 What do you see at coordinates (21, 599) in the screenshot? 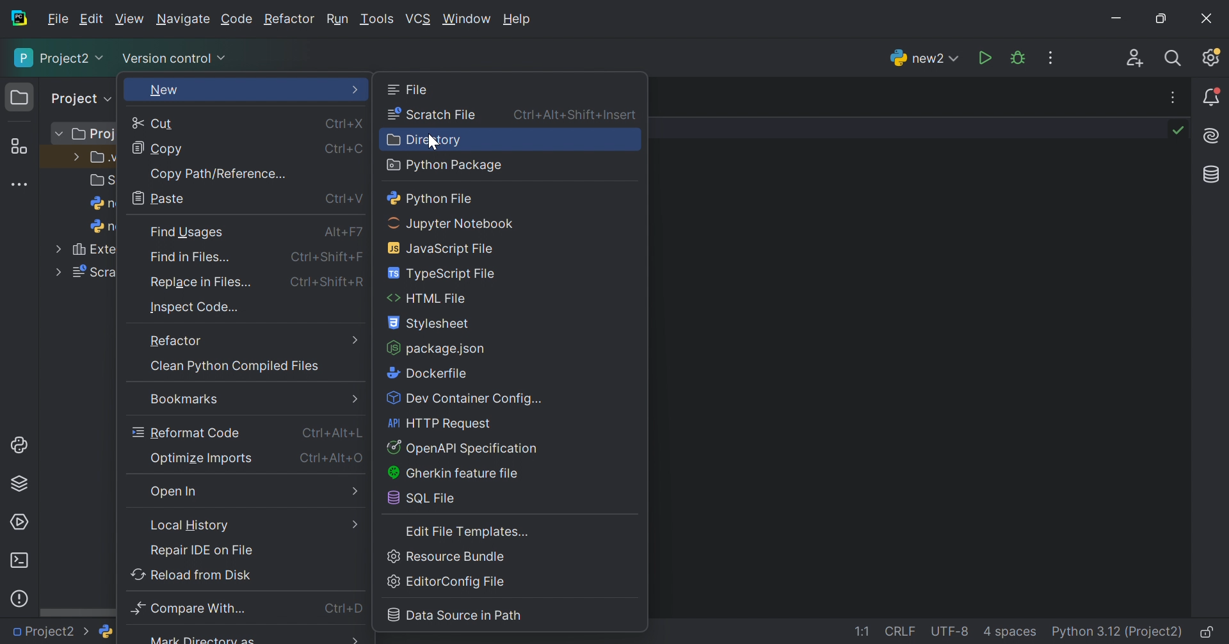
I see `Problems` at bounding box center [21, 599].